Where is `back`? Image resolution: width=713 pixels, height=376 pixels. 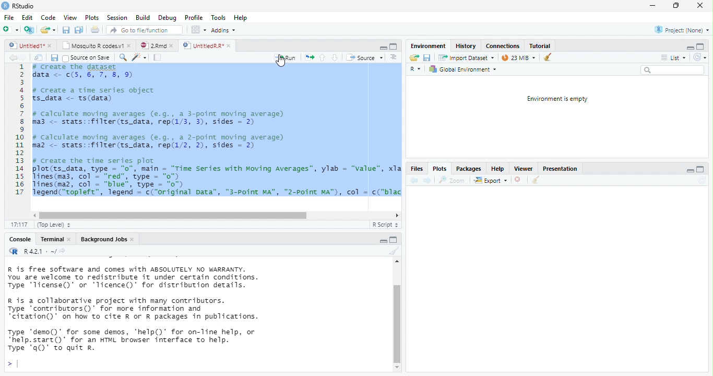
back is located at coordinates (413, 180).